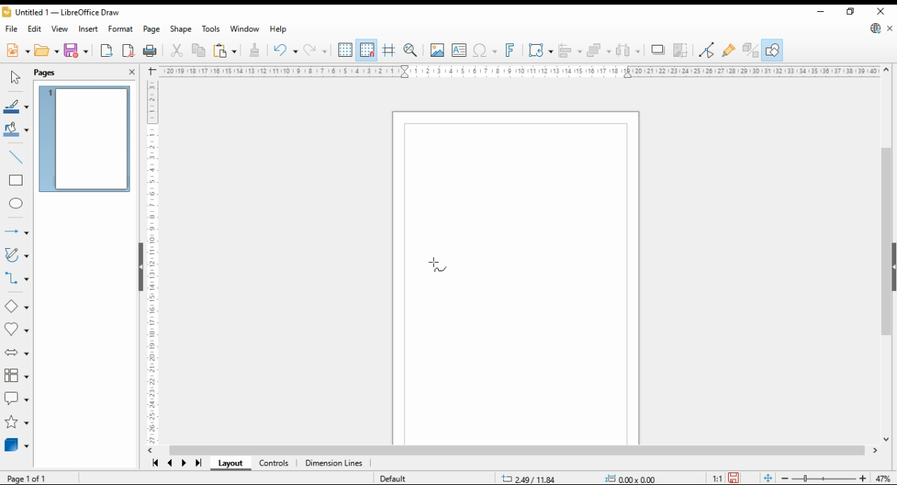 This screenshot has height=485, width=897. What do you see at coordinates (184, 463) in the screenshot?
I see `next page` at bounding box center [184, 463].